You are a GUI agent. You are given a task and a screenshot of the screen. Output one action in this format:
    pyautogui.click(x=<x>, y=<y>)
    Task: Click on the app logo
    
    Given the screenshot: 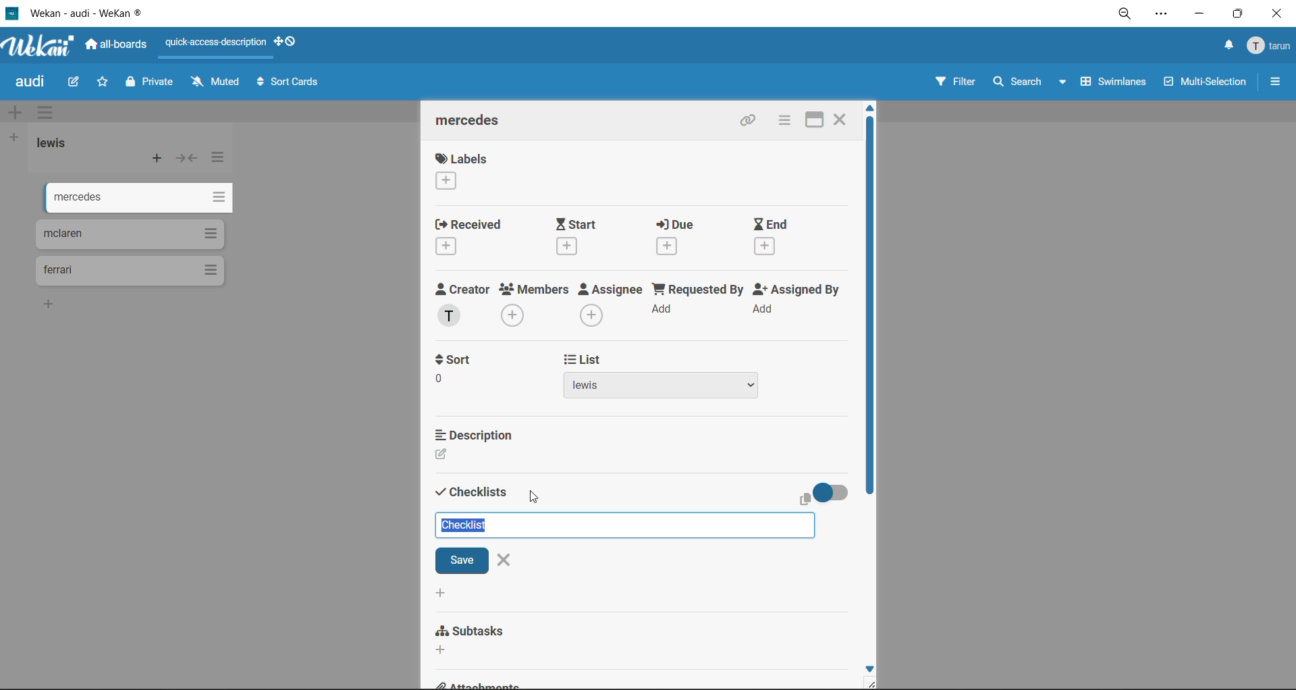 What is the action you would take?
    pyautogui.click(x=39, y=47)
    